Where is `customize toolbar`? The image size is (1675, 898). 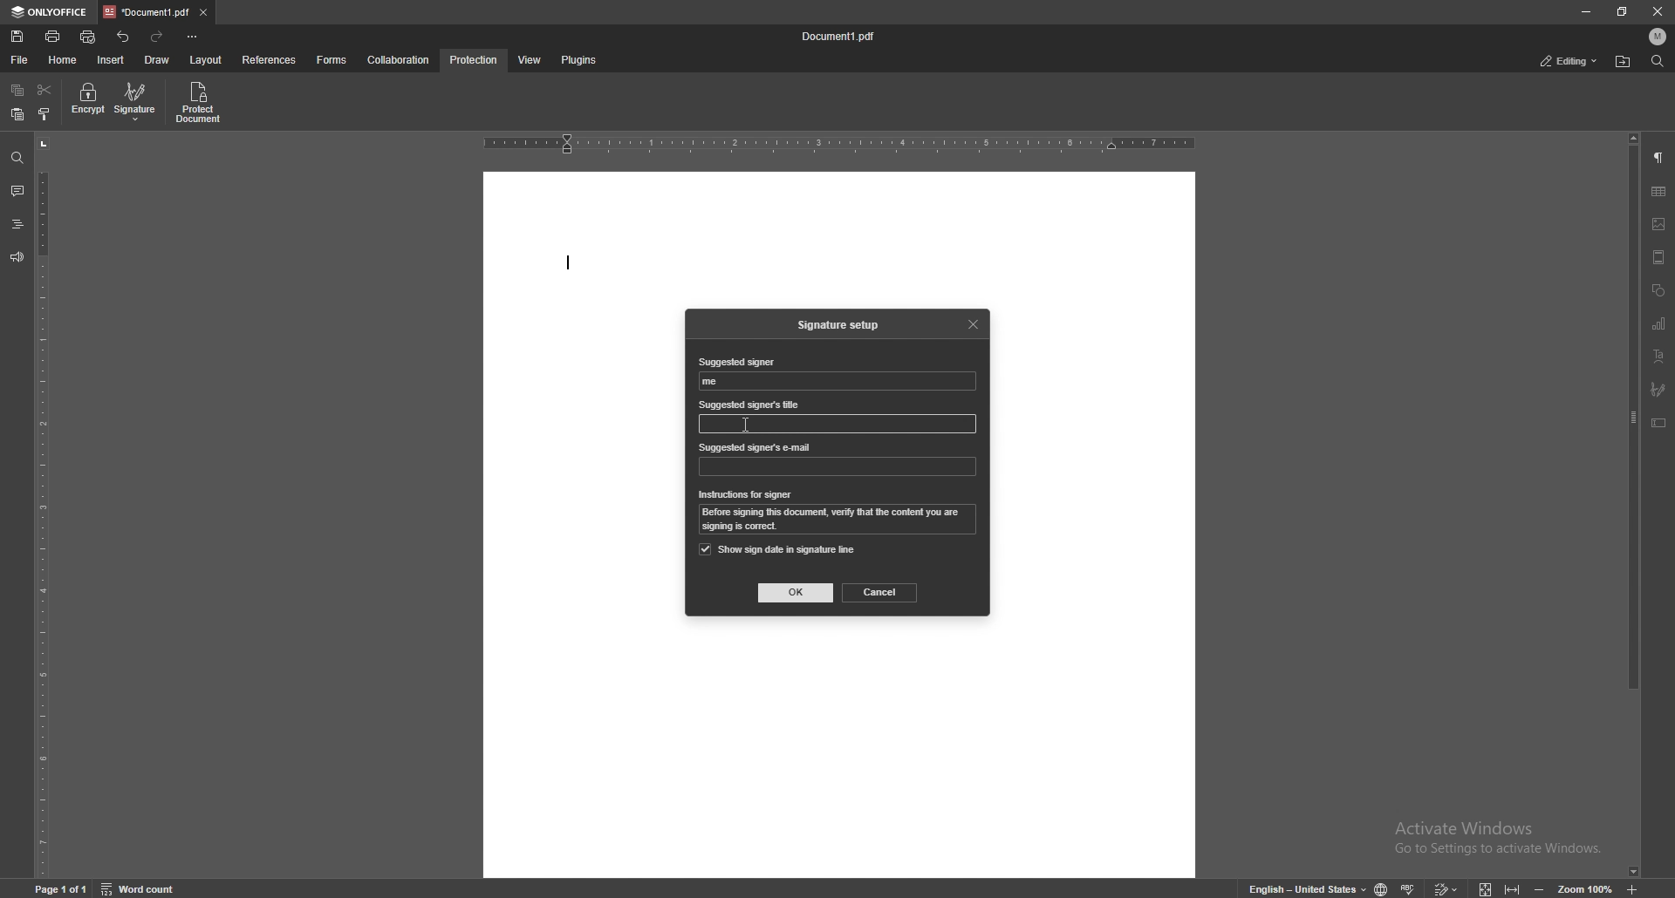
customize toolbar is located at coordinates (192, 36).